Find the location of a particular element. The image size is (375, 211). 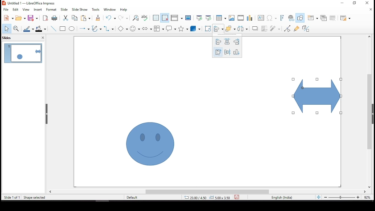

cut is located at coordinates (65, 18).